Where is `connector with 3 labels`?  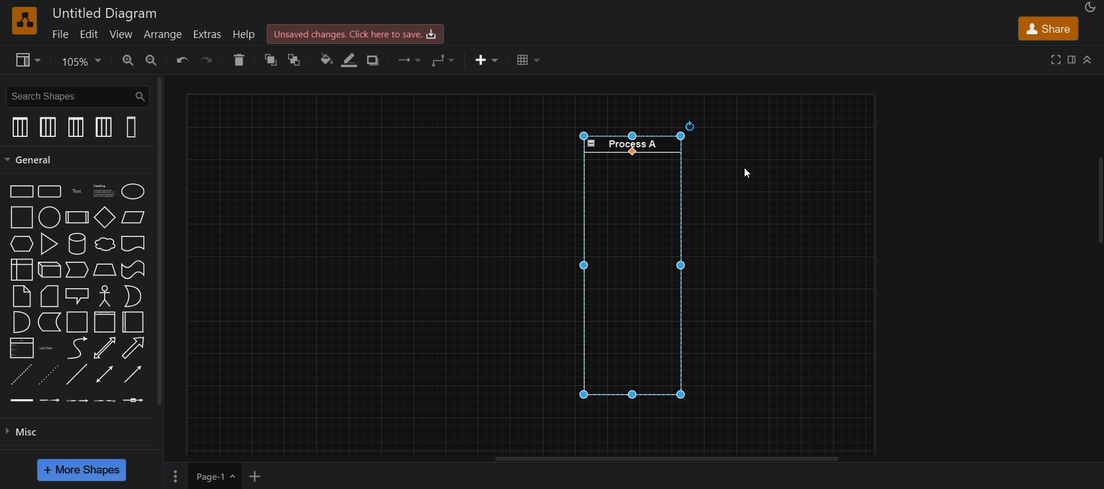
connector with 3 labels is located at coordinates (108, 401).